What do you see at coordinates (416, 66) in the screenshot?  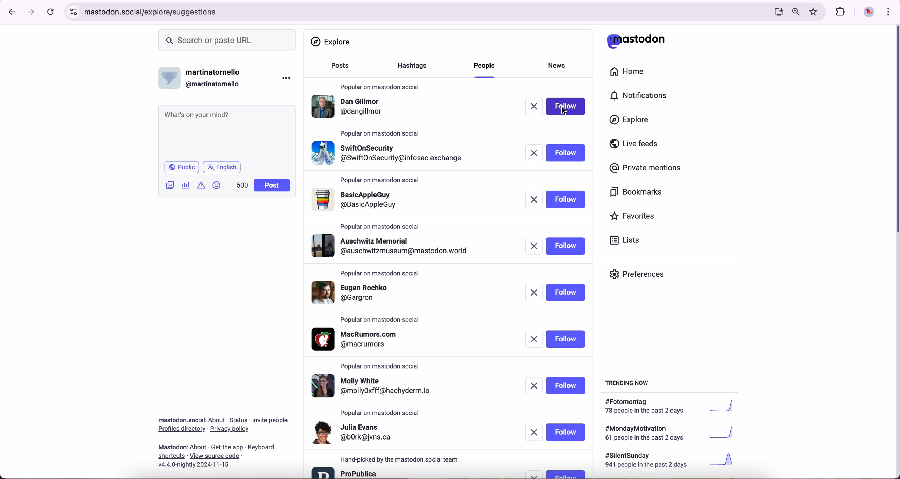 I see `hasgtags` at bounding box center [416, 66].